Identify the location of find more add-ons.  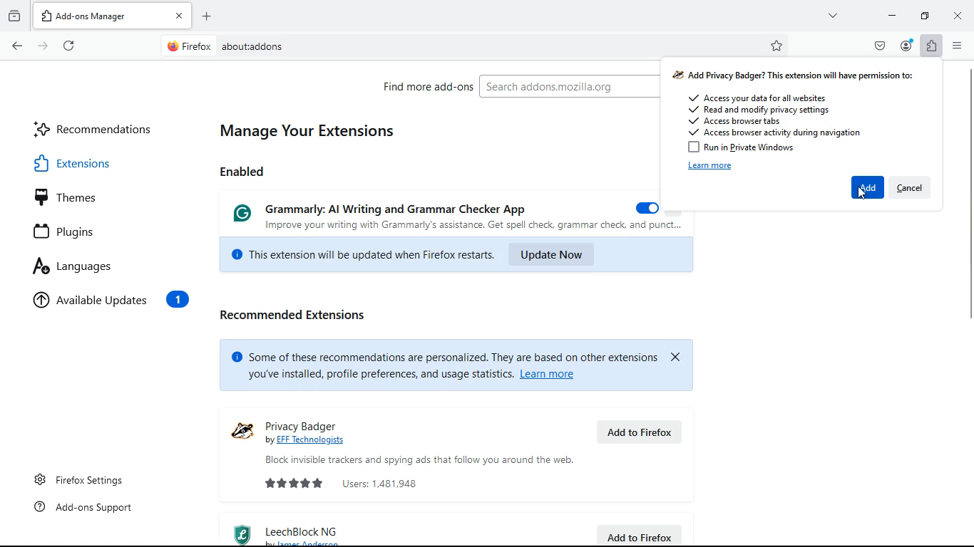
(426, 90).